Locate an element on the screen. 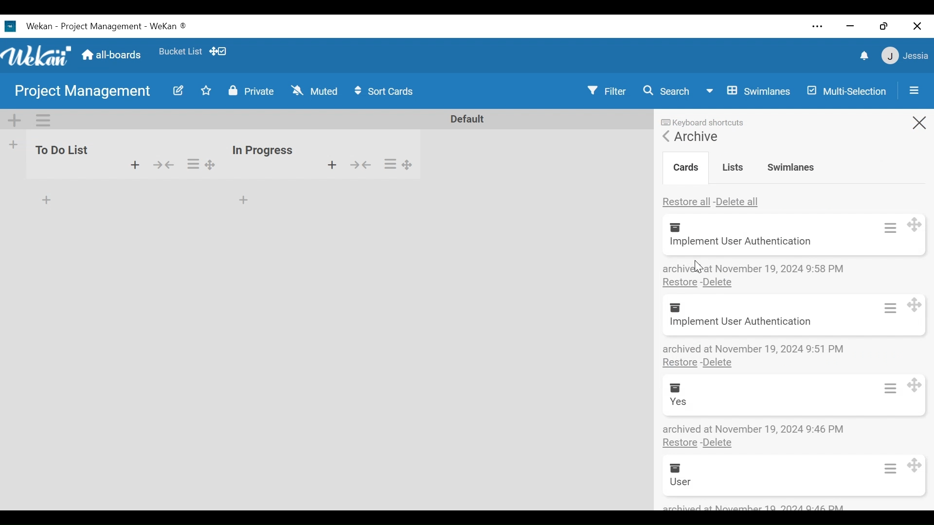  Filter is located at coordinates (607, 91).